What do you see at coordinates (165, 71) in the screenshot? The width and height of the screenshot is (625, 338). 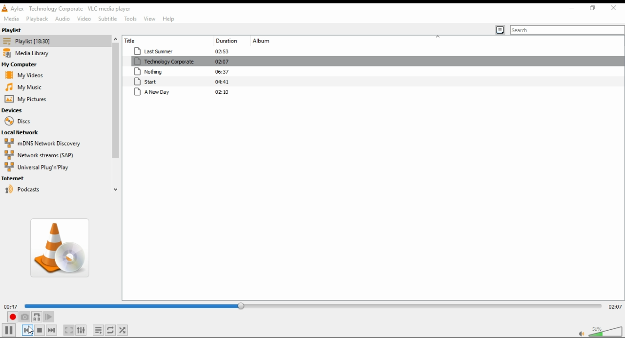 I see `nothing` at bounding box center [165, 71].